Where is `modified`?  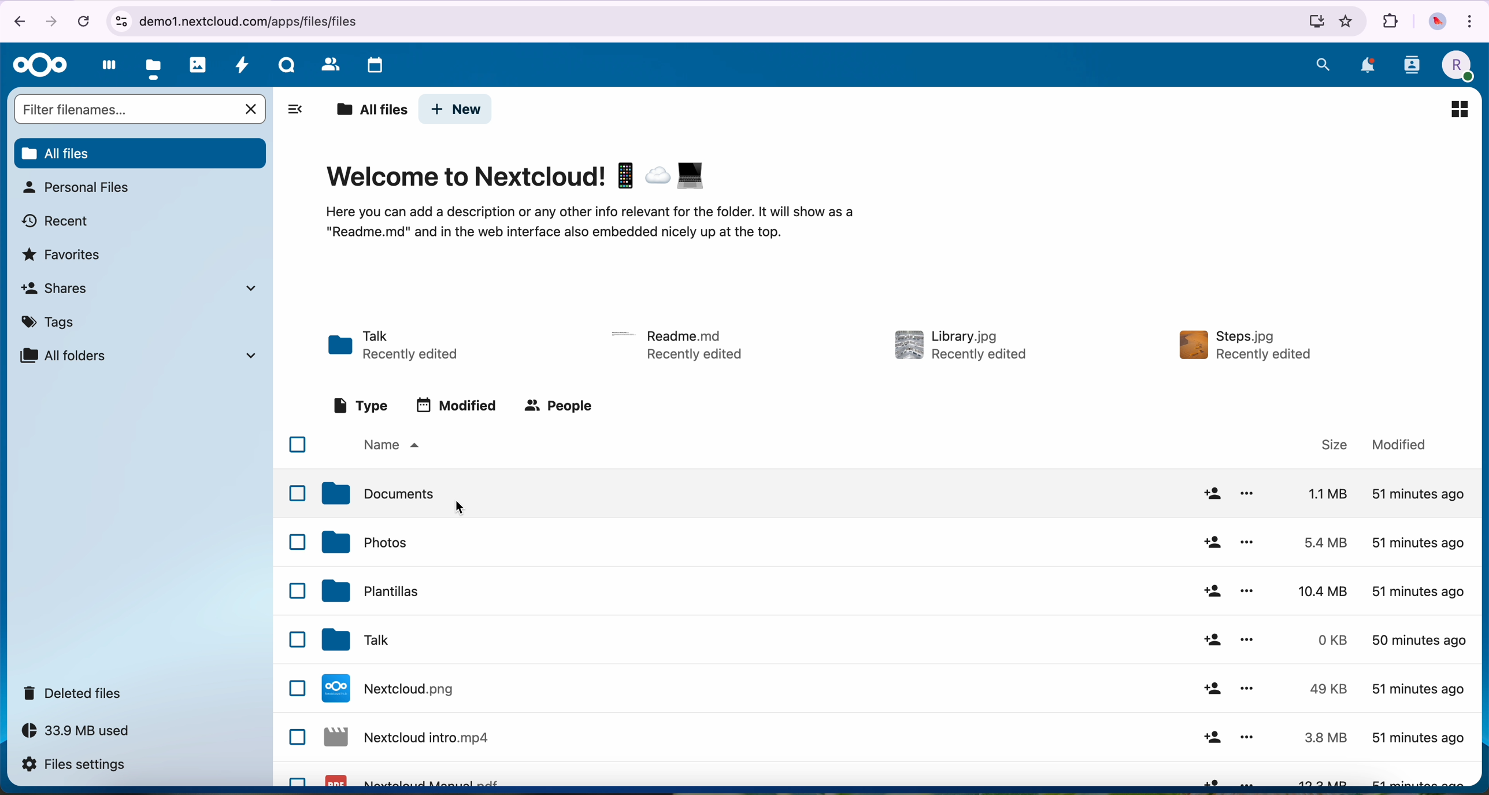
modified is located at coordinates (1418, 689).